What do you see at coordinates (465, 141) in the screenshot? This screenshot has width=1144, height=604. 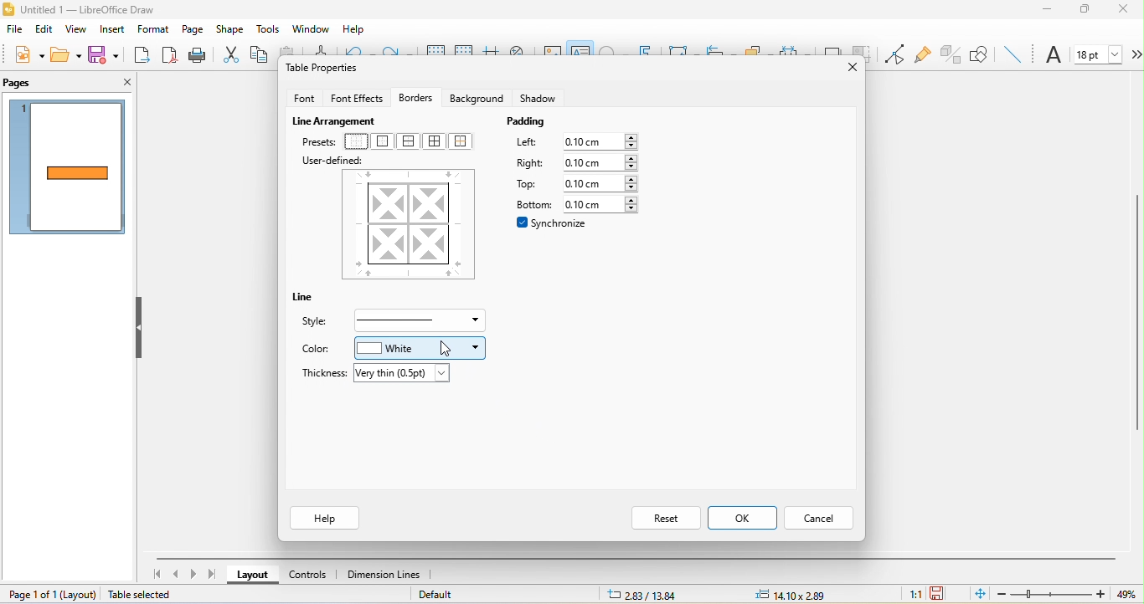 I see `outer border without changing inner line` at bounding box center [465, 141].